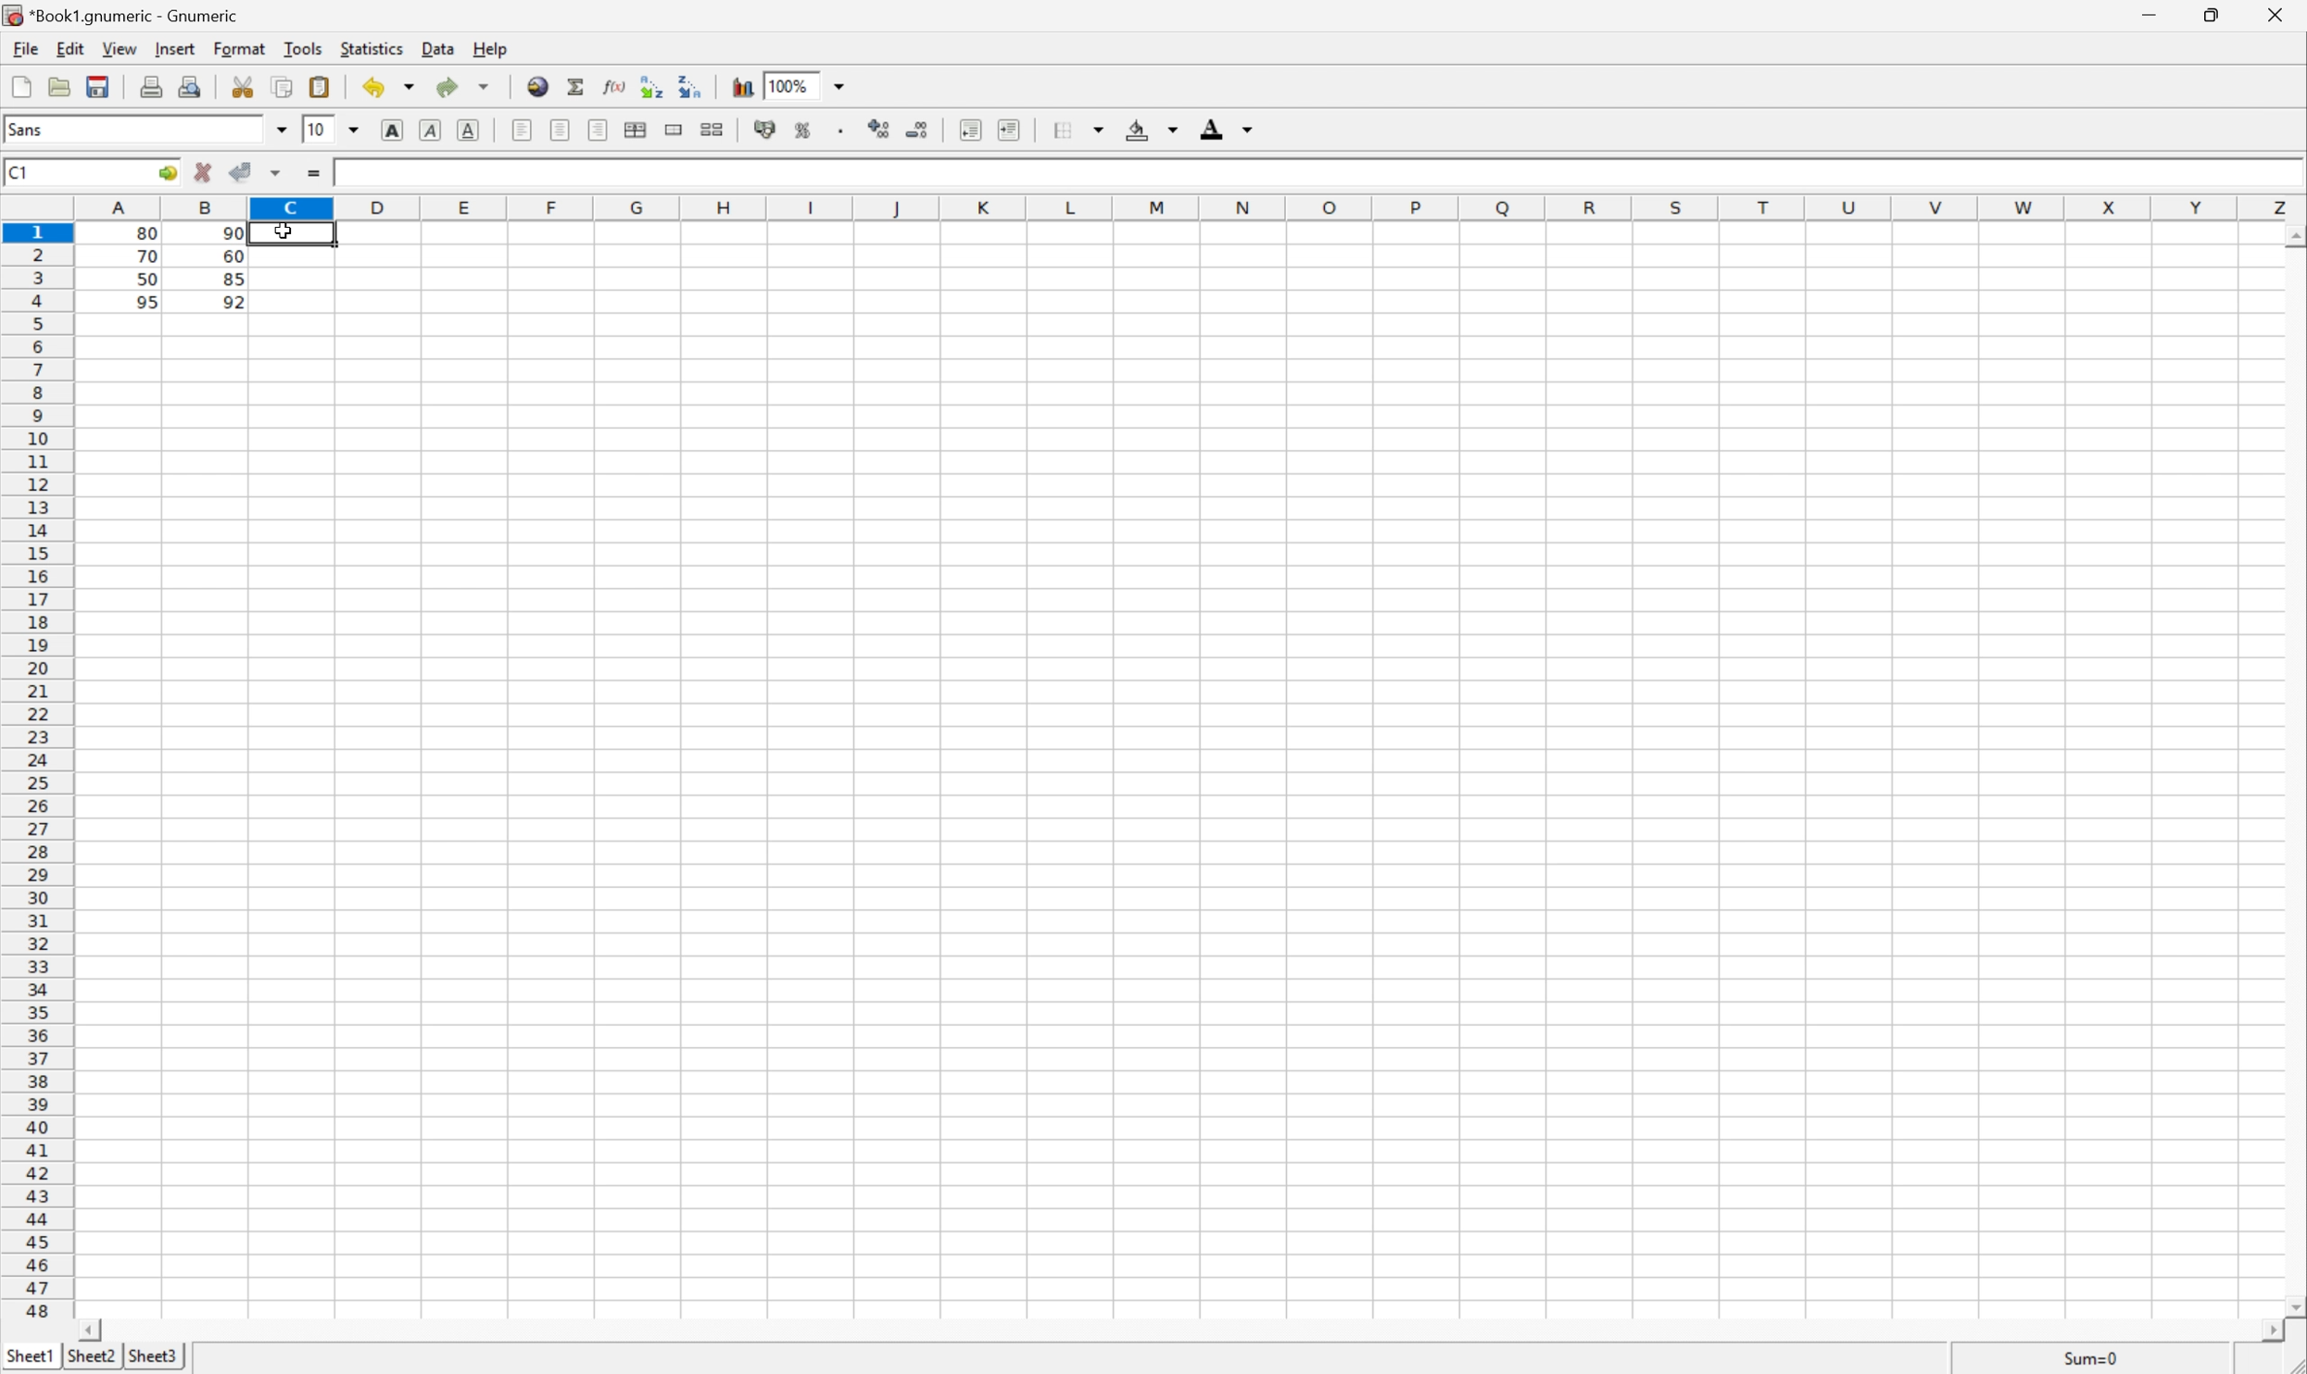  What do you see at coordinates (31, 1354) in the screenshot?
I see `Sheet1` at bounding box center [31, 1354].